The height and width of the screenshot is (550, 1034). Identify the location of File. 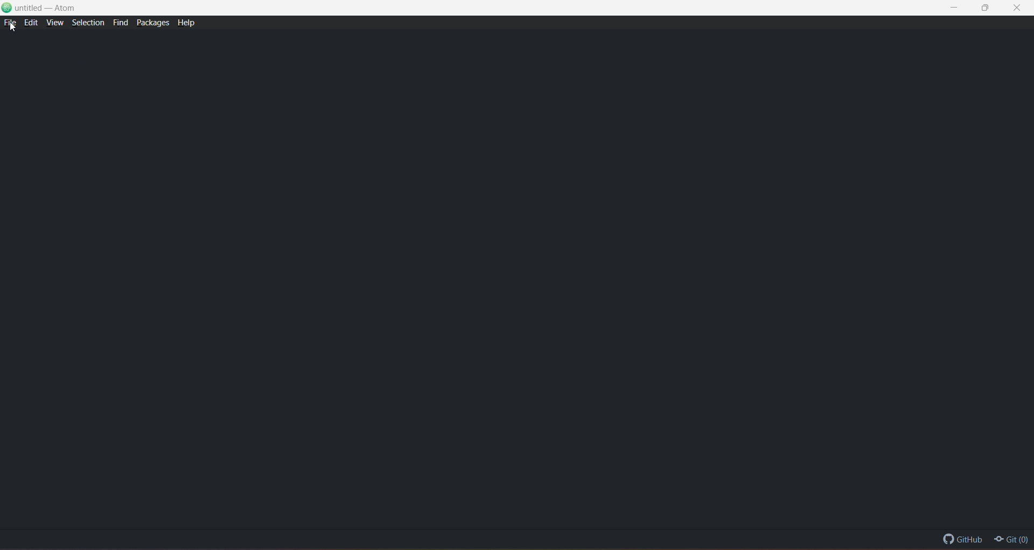
(10, 23).